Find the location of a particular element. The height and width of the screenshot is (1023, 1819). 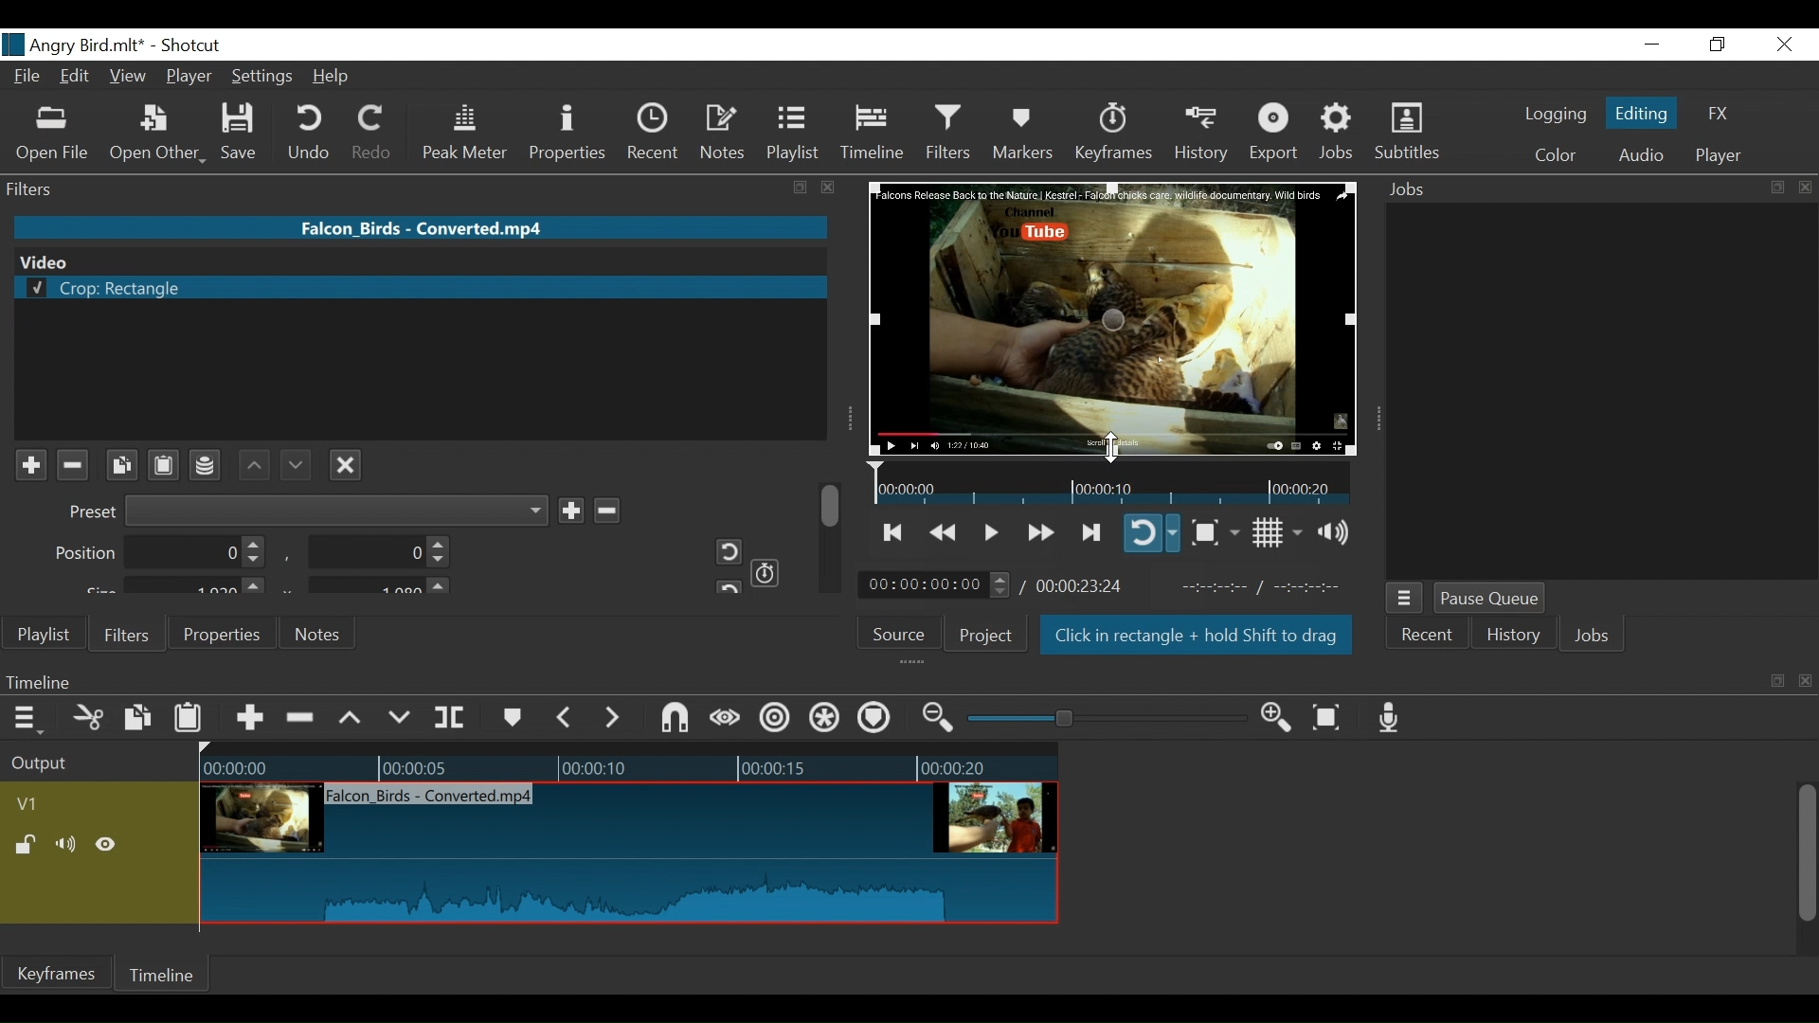

Play backward quickly is located at coordinates (946, 533).